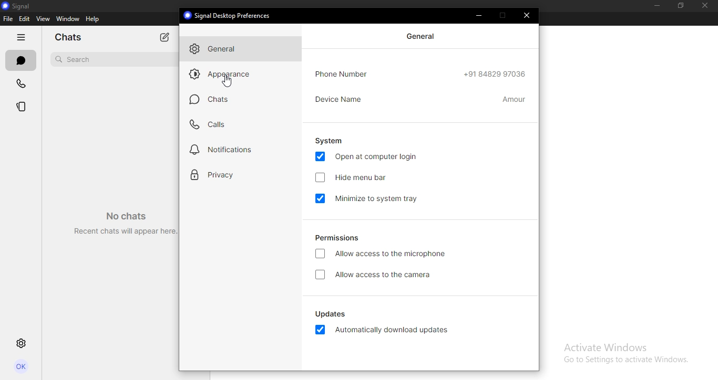 The width and height of the screenshot is (718, 380). I want to click on open at computer login, so click(370, 156).